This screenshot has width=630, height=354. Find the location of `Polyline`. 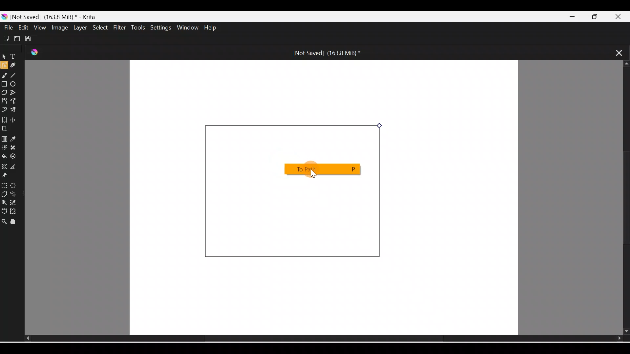

Polyline is located at coordinates (14, 92).